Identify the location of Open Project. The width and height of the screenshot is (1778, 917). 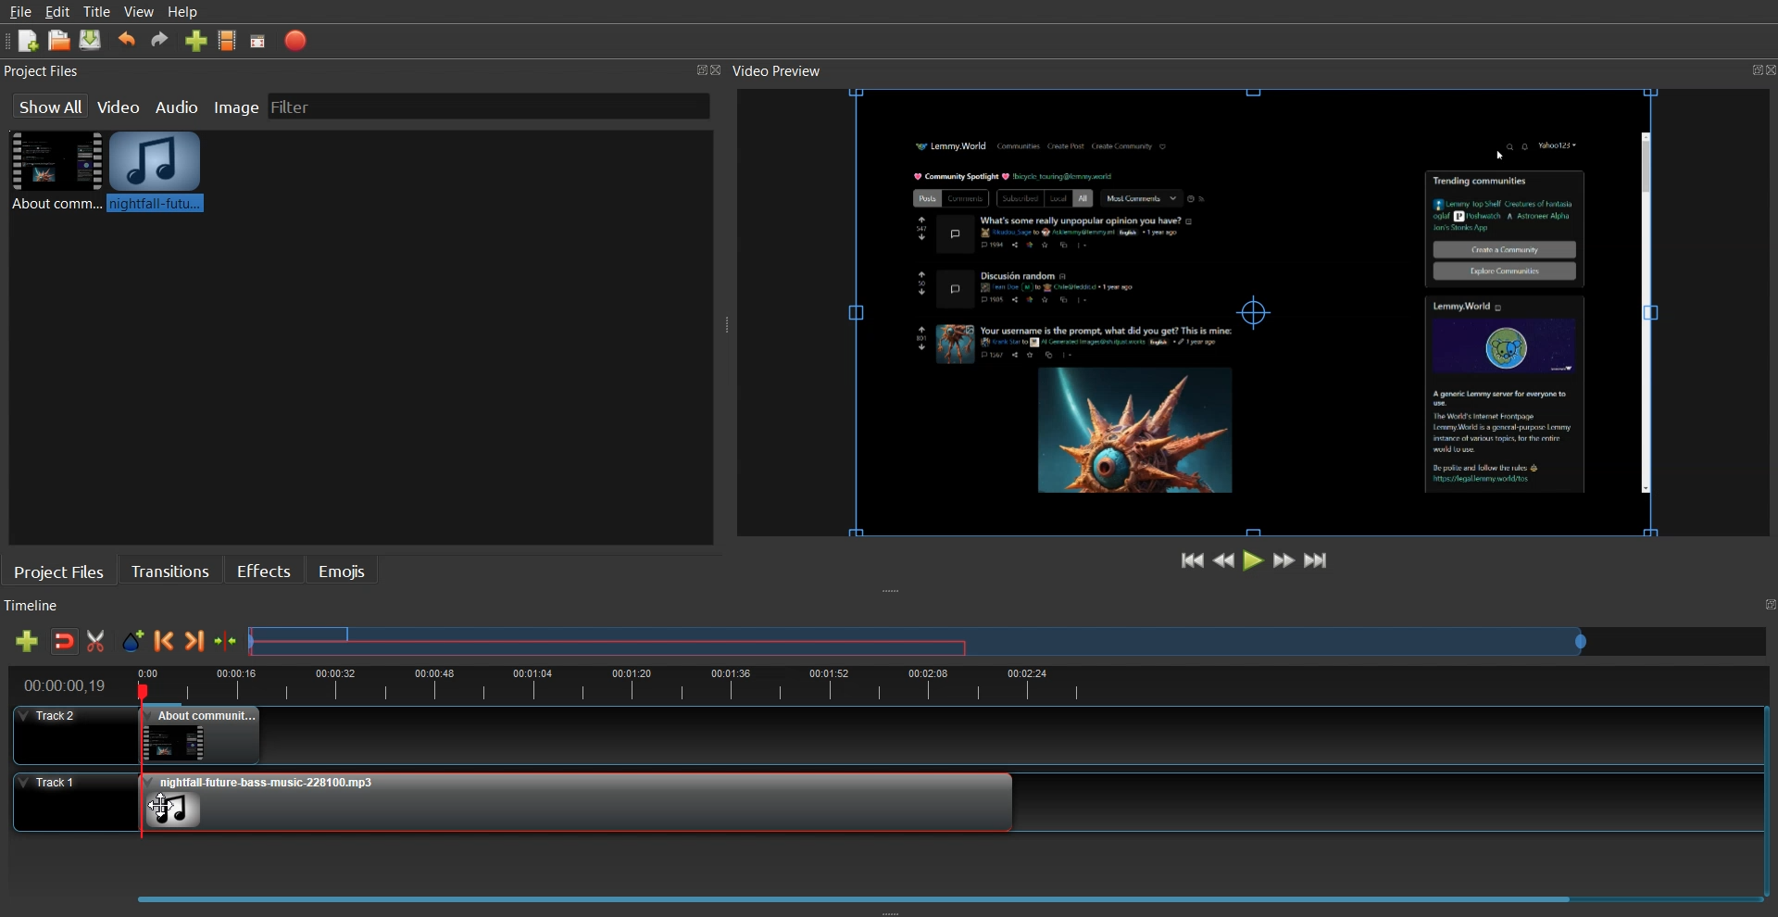
(59, 40).